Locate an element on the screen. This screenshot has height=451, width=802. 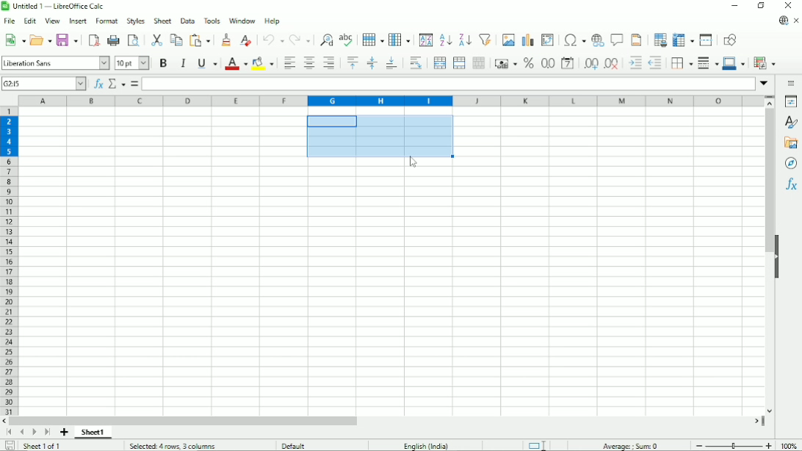
Align left is located at coordinates (289, 63).